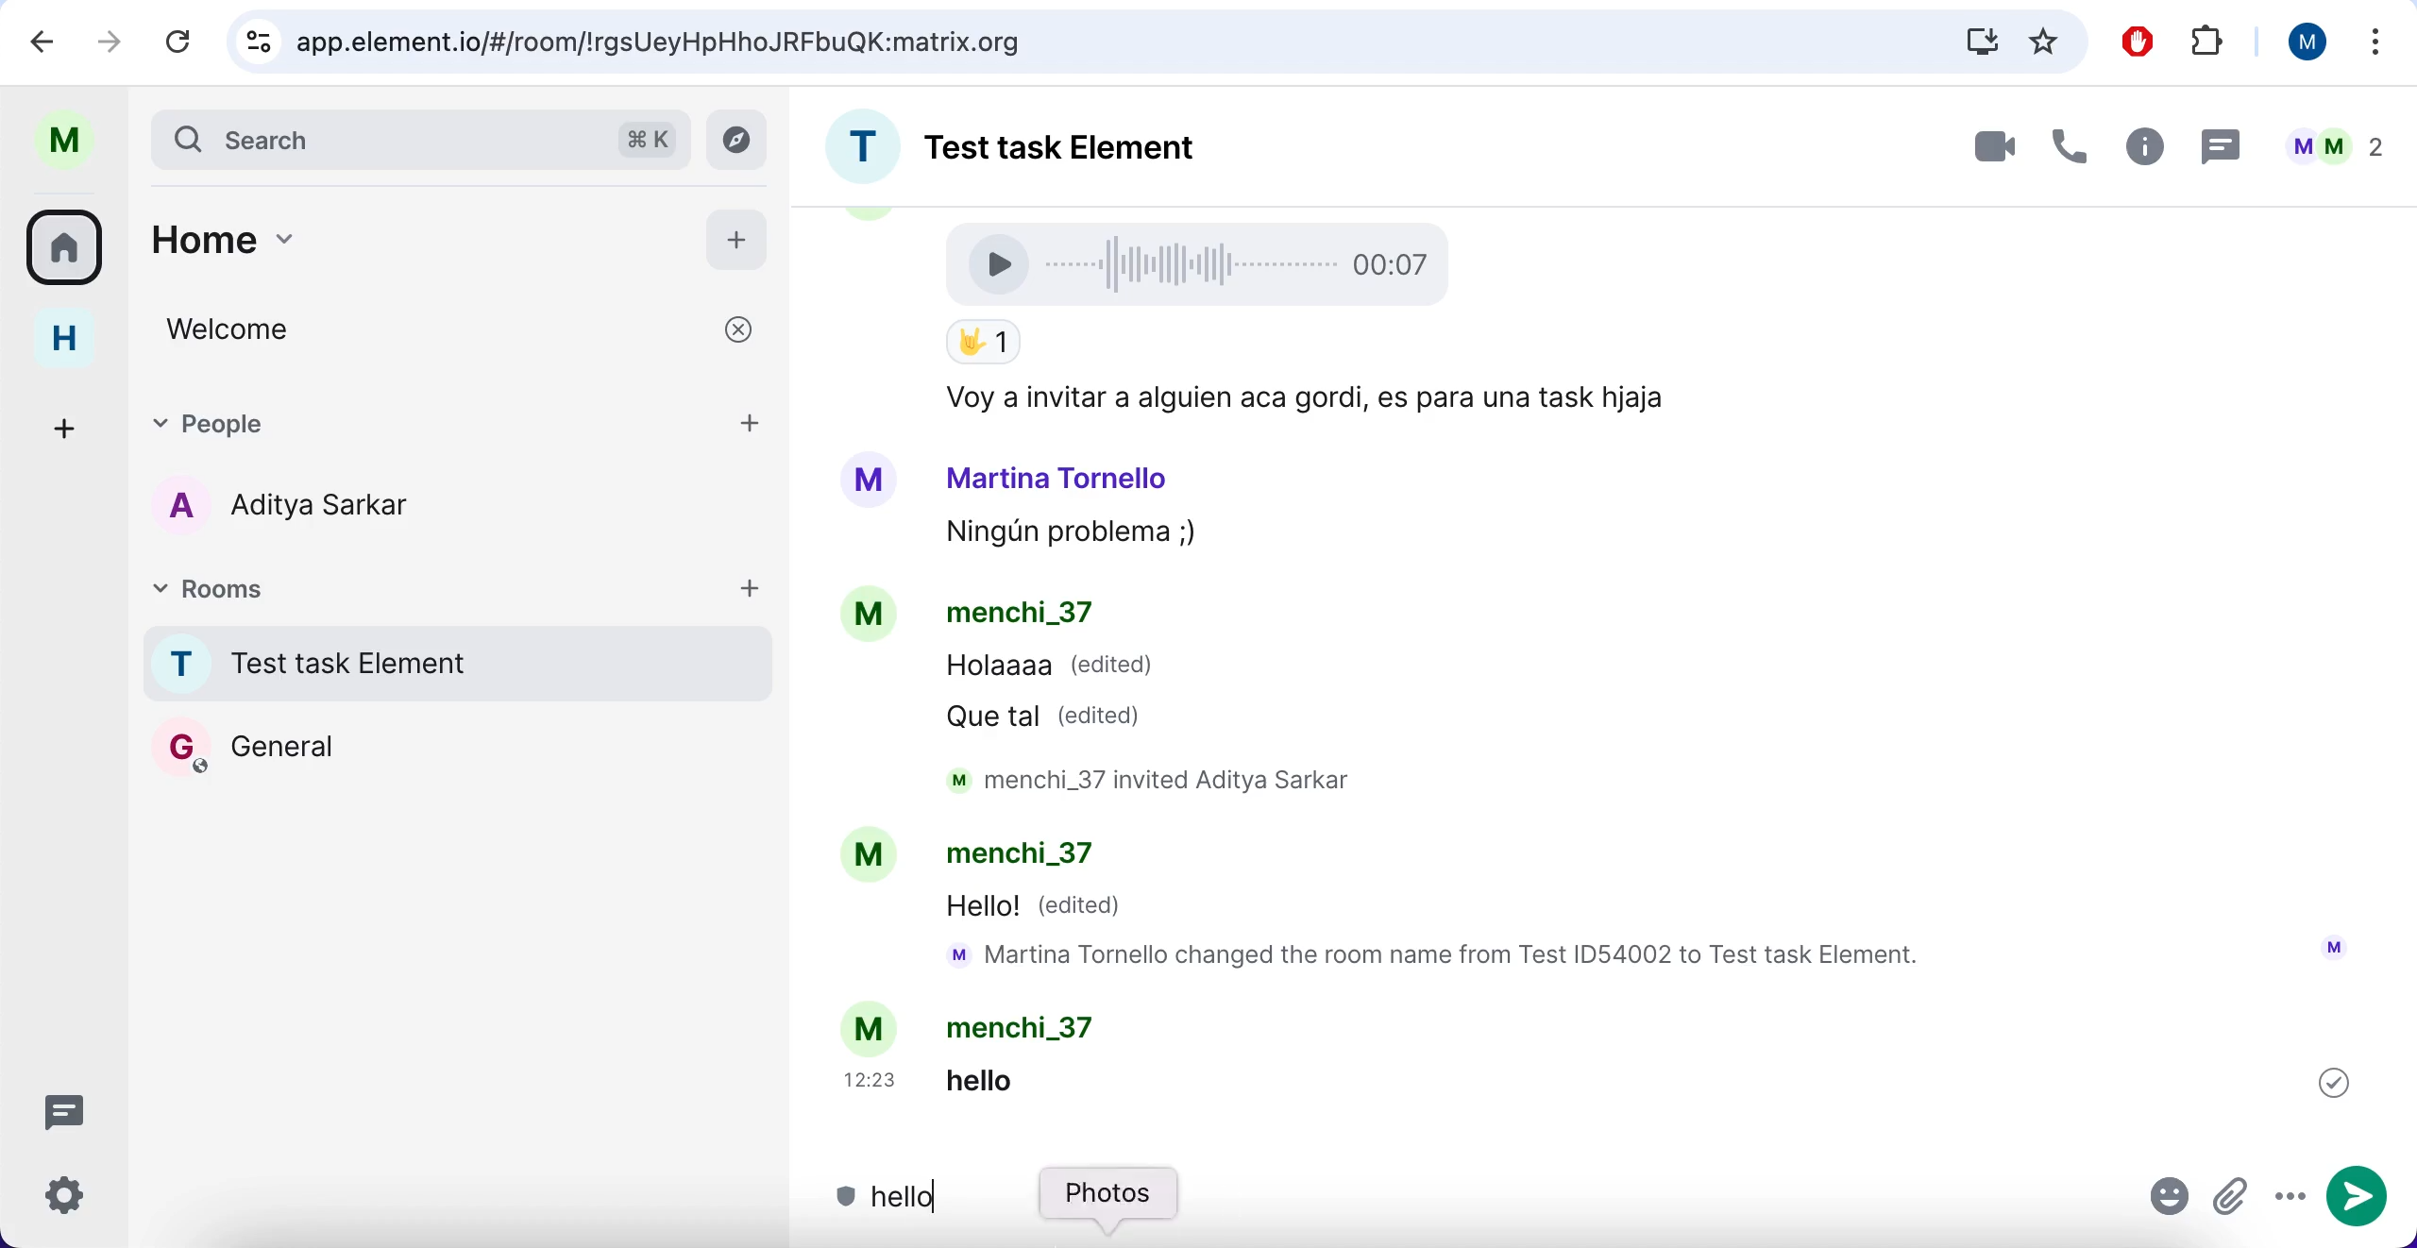 This screenshot has height=1248, width=2417. What do you see at coordinates (891, 1200) in the screenshot?
I see `typed message` at bounding box center [891, 1200].